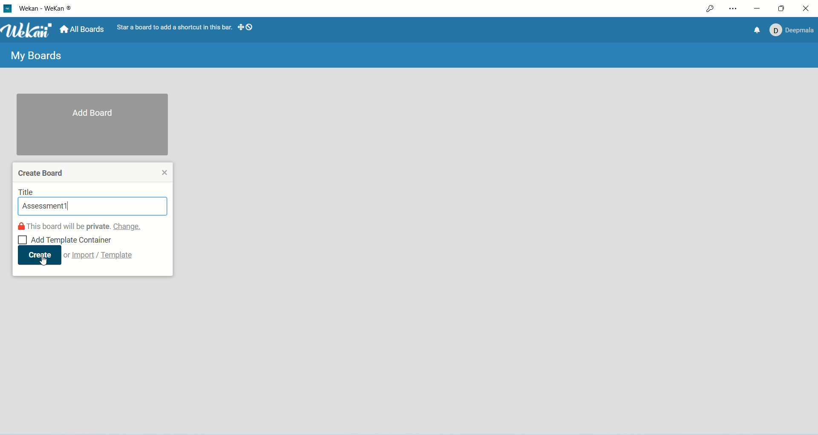  What do you see at coordinates (781, 10) in the screenshot?
I see `maximize` at bounding box center [781, 10].